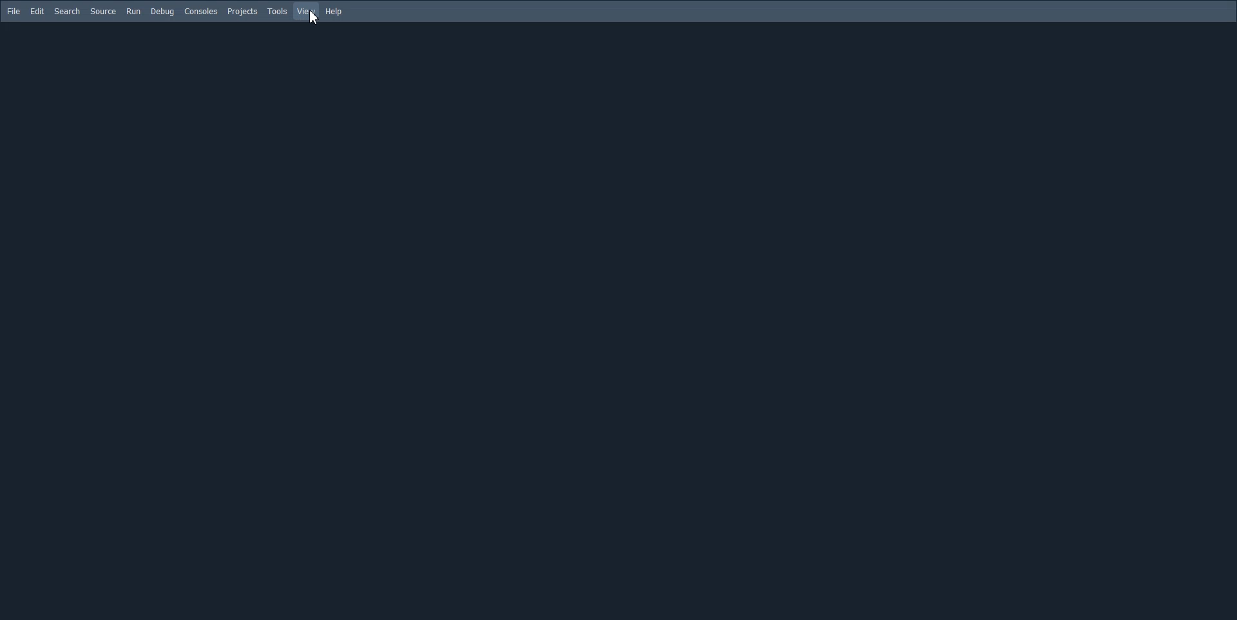 The height and width of the screenshot is (620, 1237). Describe the element at coordinates (307, 12) in the screenshot. I see `View` at that location.